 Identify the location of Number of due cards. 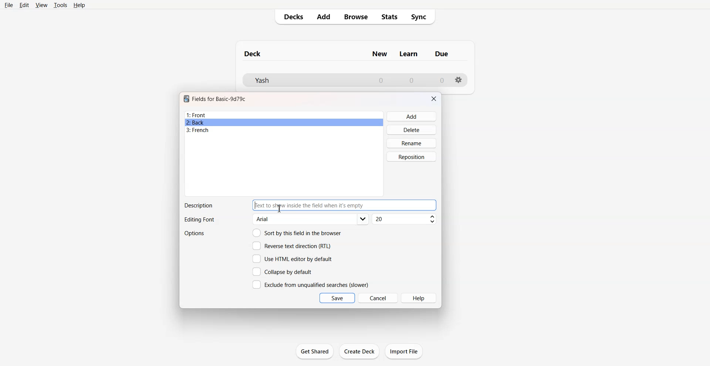
(442, 80).